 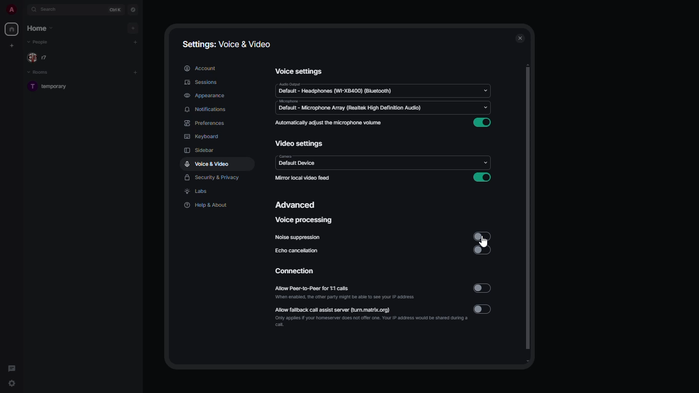 I want to click on home, so click(x=12, y=30).